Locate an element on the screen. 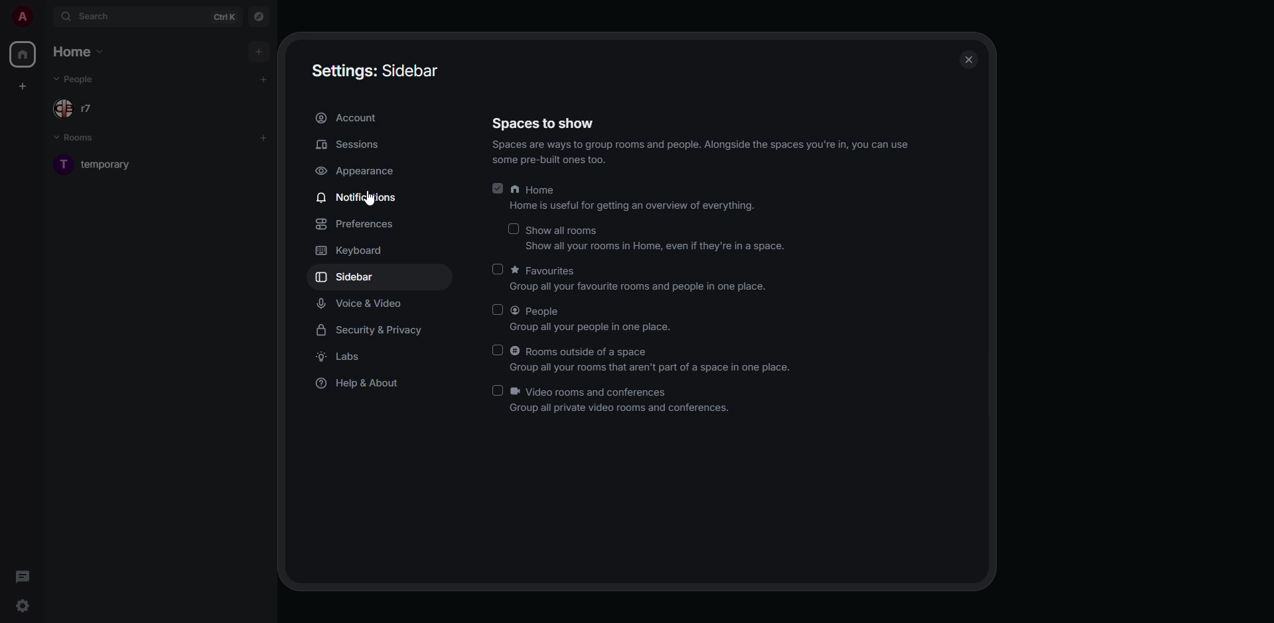 This screenshot has height=623, width=1274. profile is located at coordinates (22, 16).